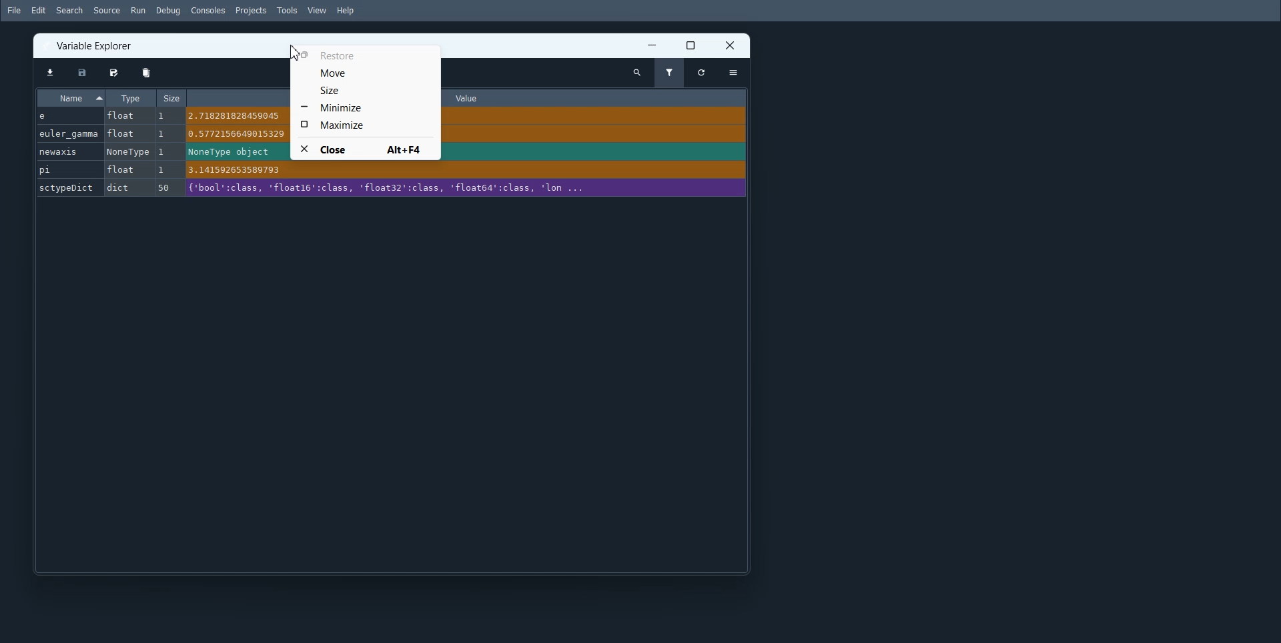 The image size is (1281, 643). Describe the element at coordinates (69, 97) in the screenshot. I see `Name` at that location.